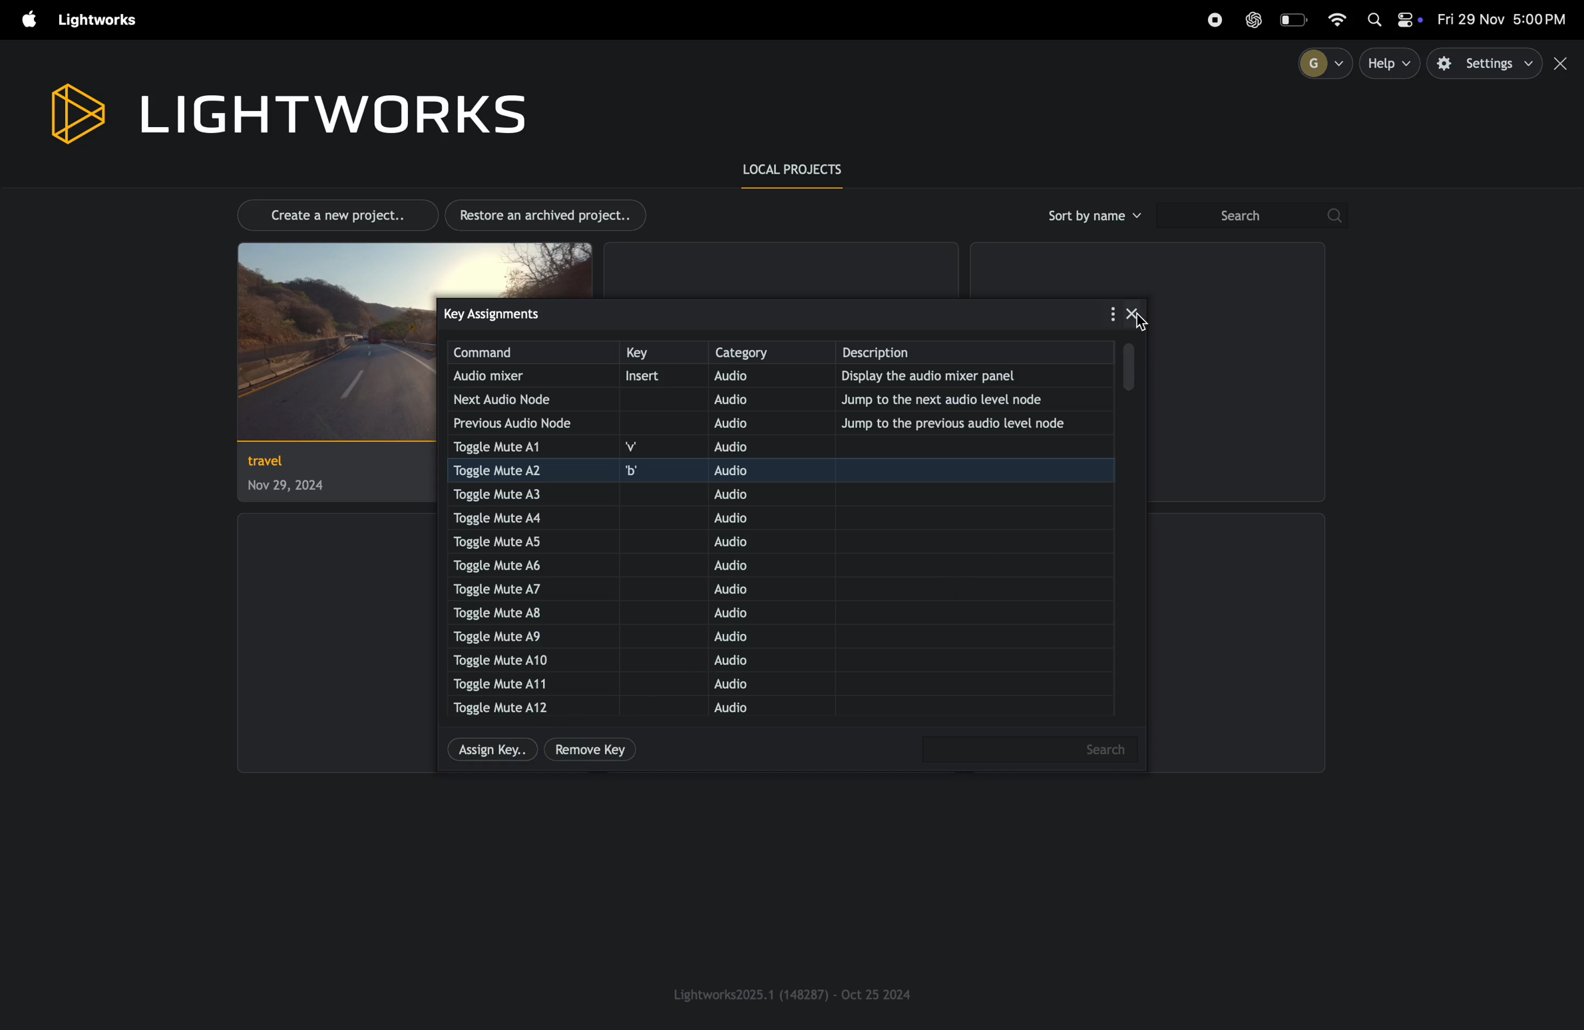 This screenshot has width=1584, height=1030. What do you see at coordinates (802, 171) in the screenshot?
I see `local prroject` at bounding box center [802, 171].